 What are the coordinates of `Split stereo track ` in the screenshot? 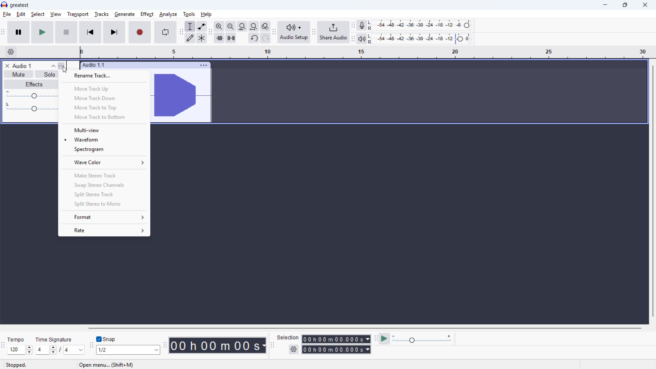 It's located at (104, 194).